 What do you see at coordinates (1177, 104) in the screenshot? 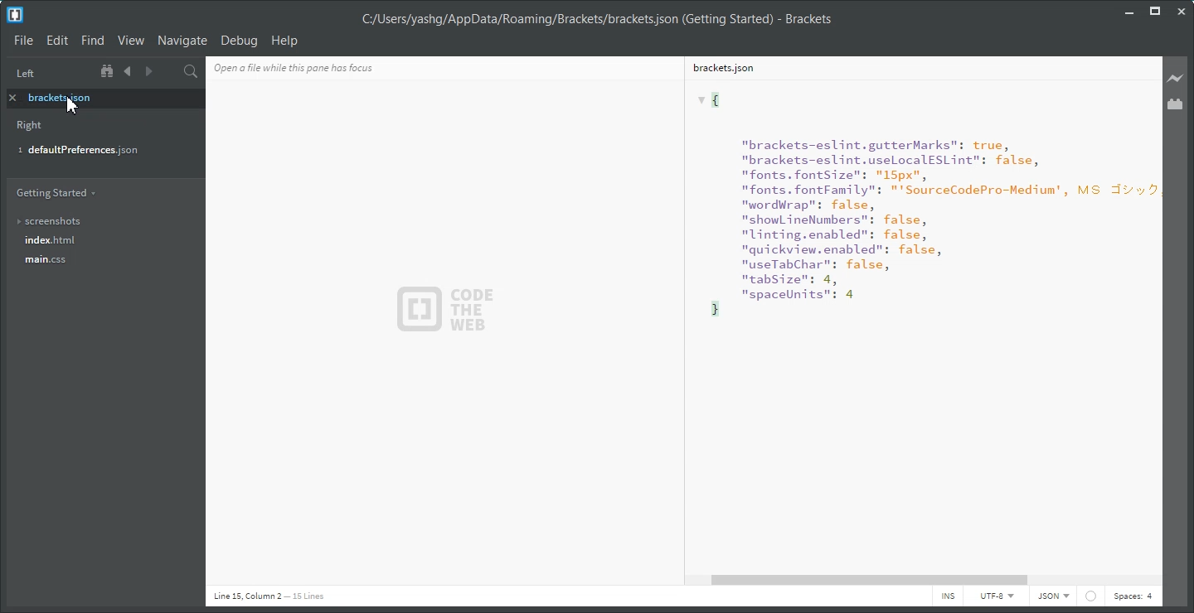
I see `Extension Manager` at bounding box center [1177, 104].